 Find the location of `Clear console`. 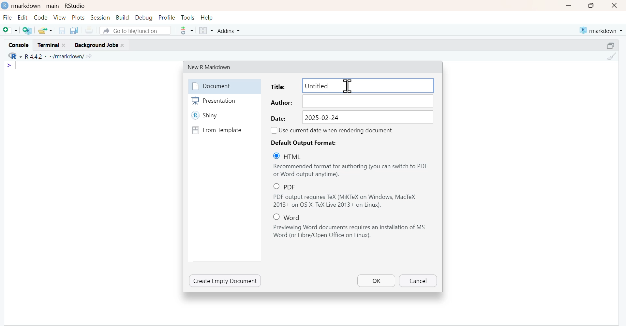

Clear console is located at coordinates (611, 56).